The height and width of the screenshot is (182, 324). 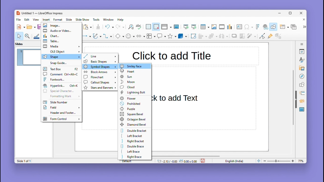 I want to click on Content, so click(x=178, y=98).